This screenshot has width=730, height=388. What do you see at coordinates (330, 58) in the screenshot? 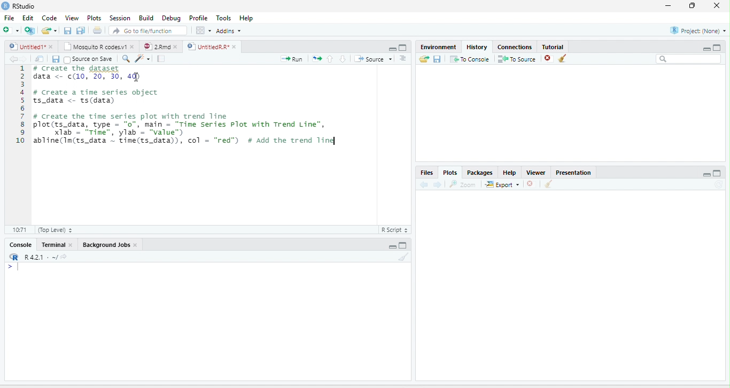
I see `Go to previous section/chunk` at bounding box center [330, 58].